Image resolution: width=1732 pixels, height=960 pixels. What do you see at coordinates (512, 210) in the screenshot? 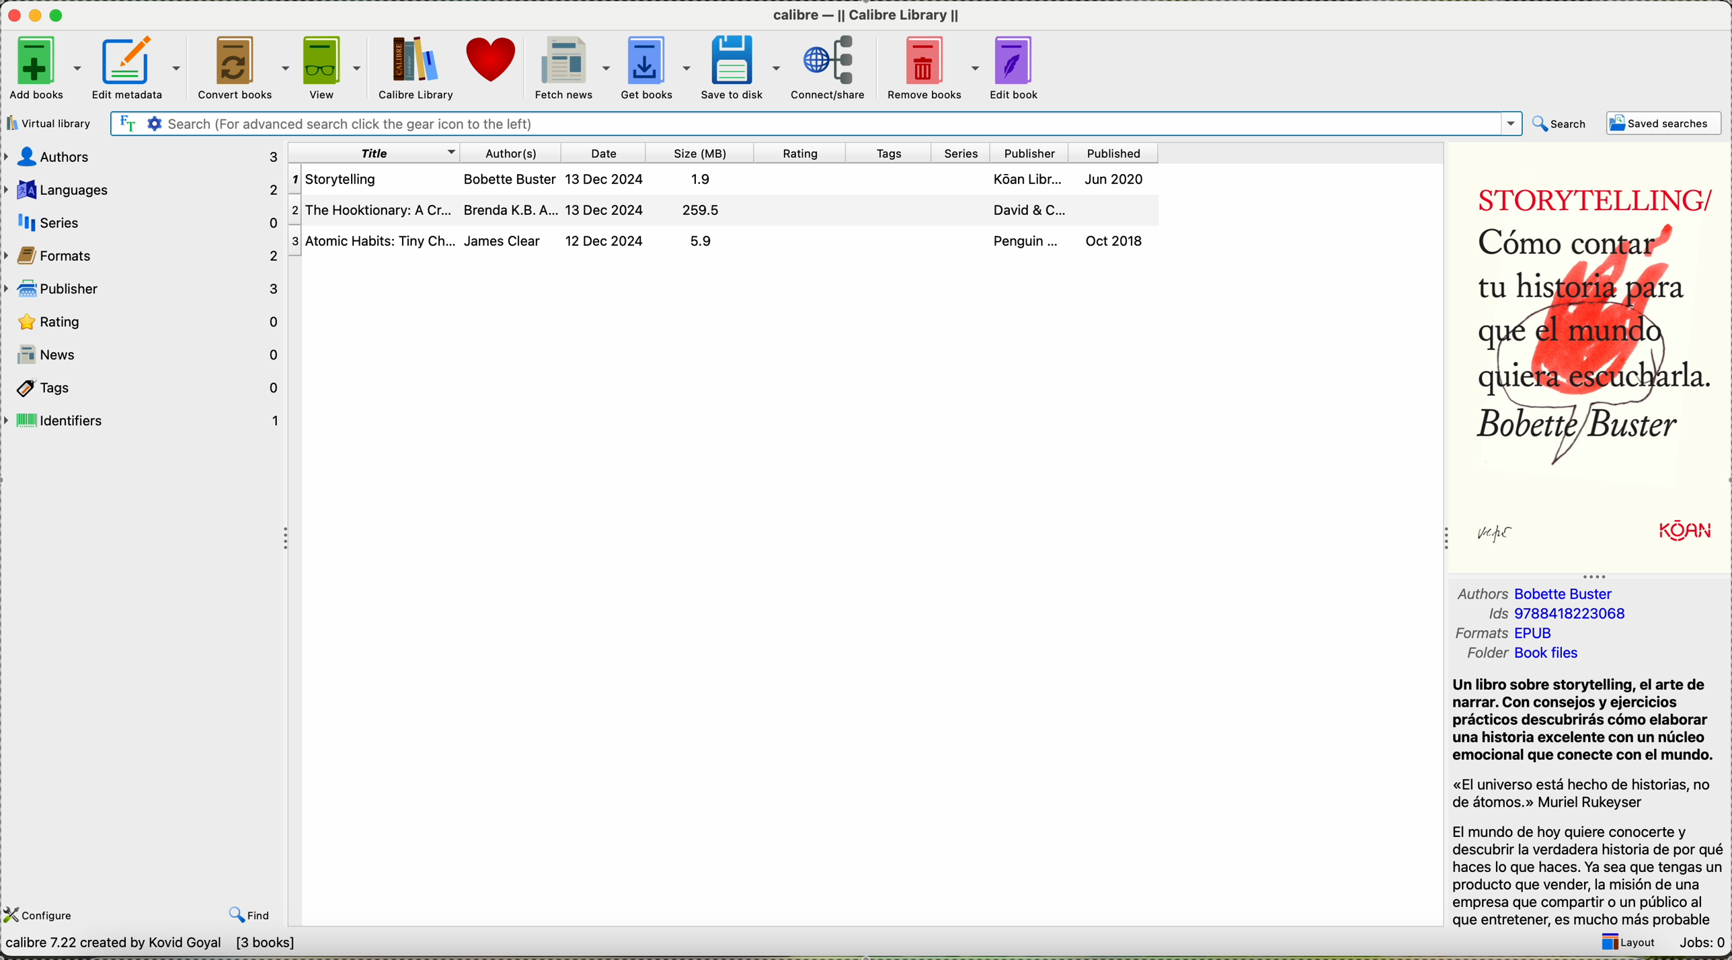
I see `Brenda K.B.A` at bounding box center [512, 210].